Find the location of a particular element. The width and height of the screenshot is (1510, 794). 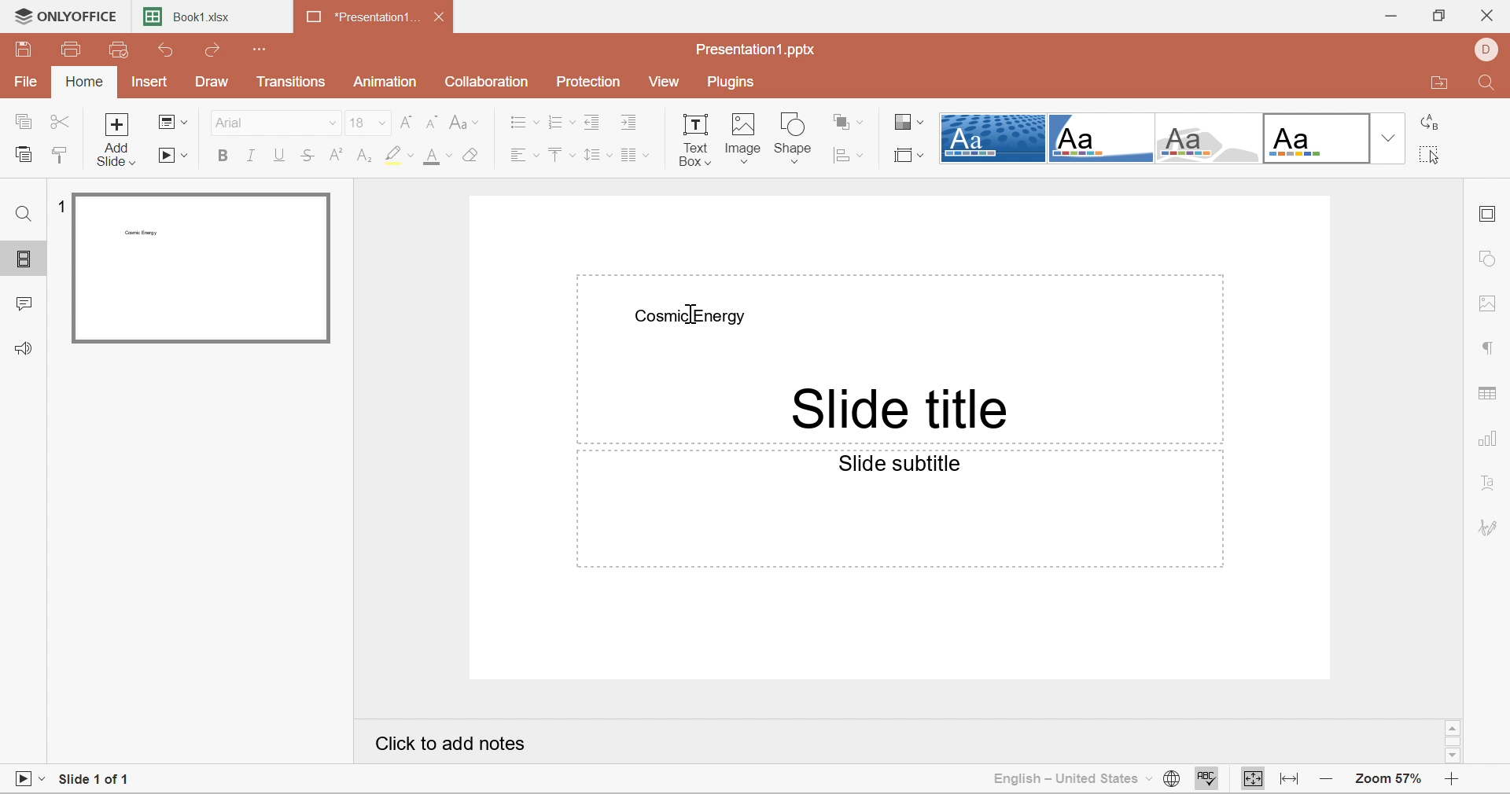

Slide settings is located at coordinates (1488, 217).